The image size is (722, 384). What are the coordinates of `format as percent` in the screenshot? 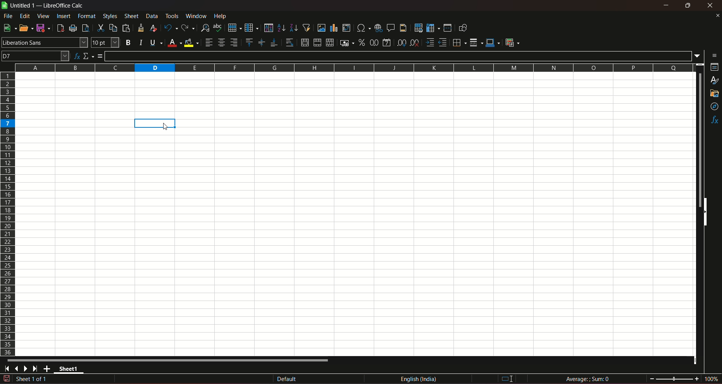 It's located at (361, 42).